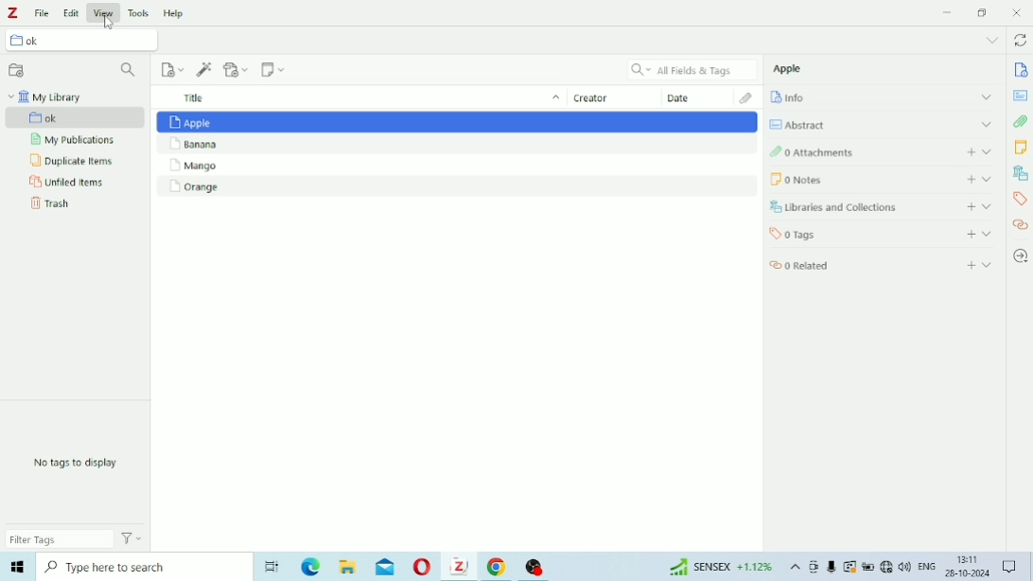  I want to click on My Publications, so click(76, 141).